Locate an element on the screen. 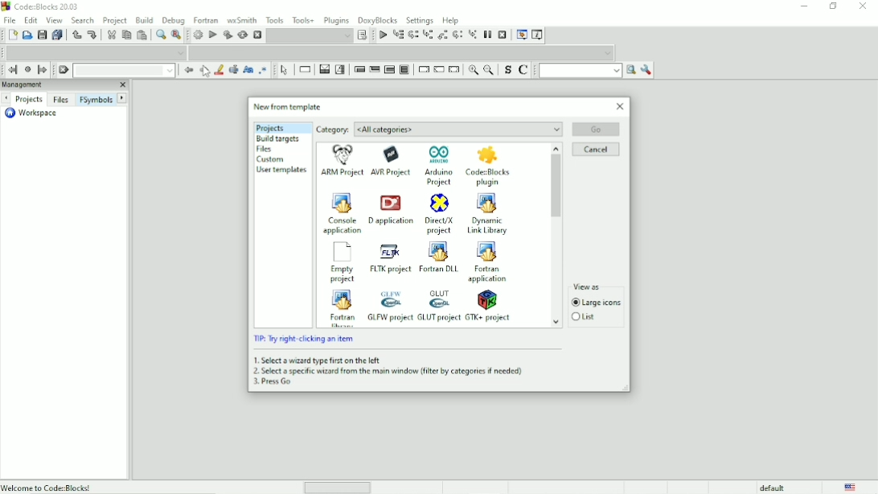 This screenshot has height=494, width=878. Restore down is located at coordinates (834, 6).